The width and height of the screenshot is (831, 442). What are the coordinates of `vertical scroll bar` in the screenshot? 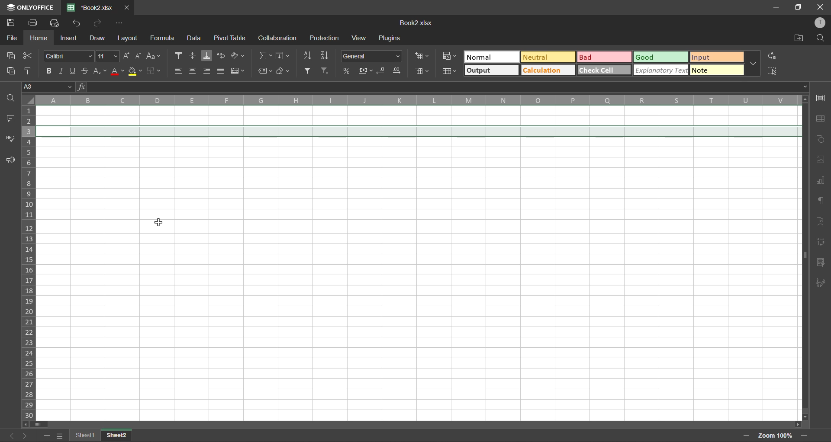 It's located at (803, 194).